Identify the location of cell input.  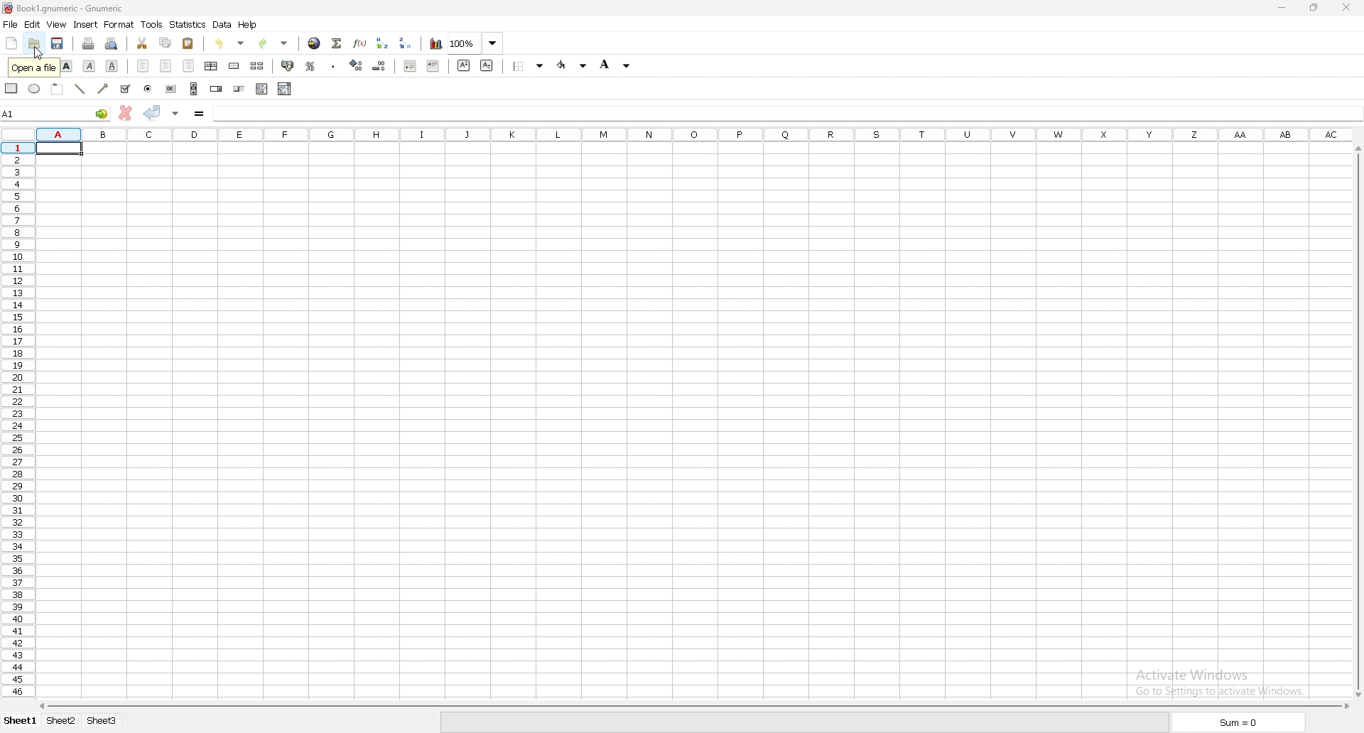
(786, 113).